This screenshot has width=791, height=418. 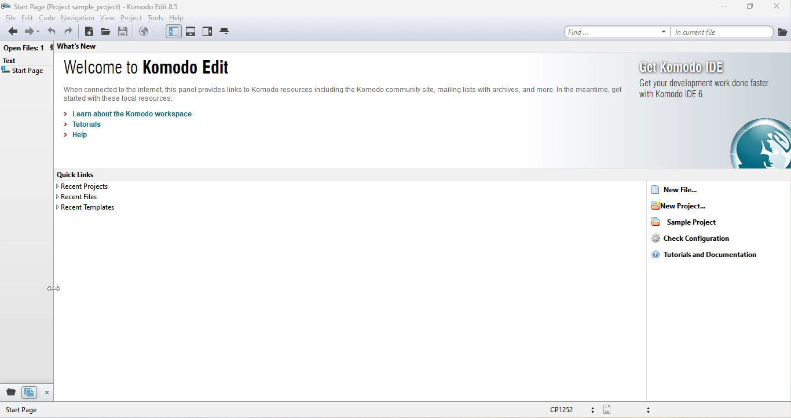 What do you see at coordinates (192, 32) in the screenshot?
I see `bottom pane` at bounding box center [192, 32].